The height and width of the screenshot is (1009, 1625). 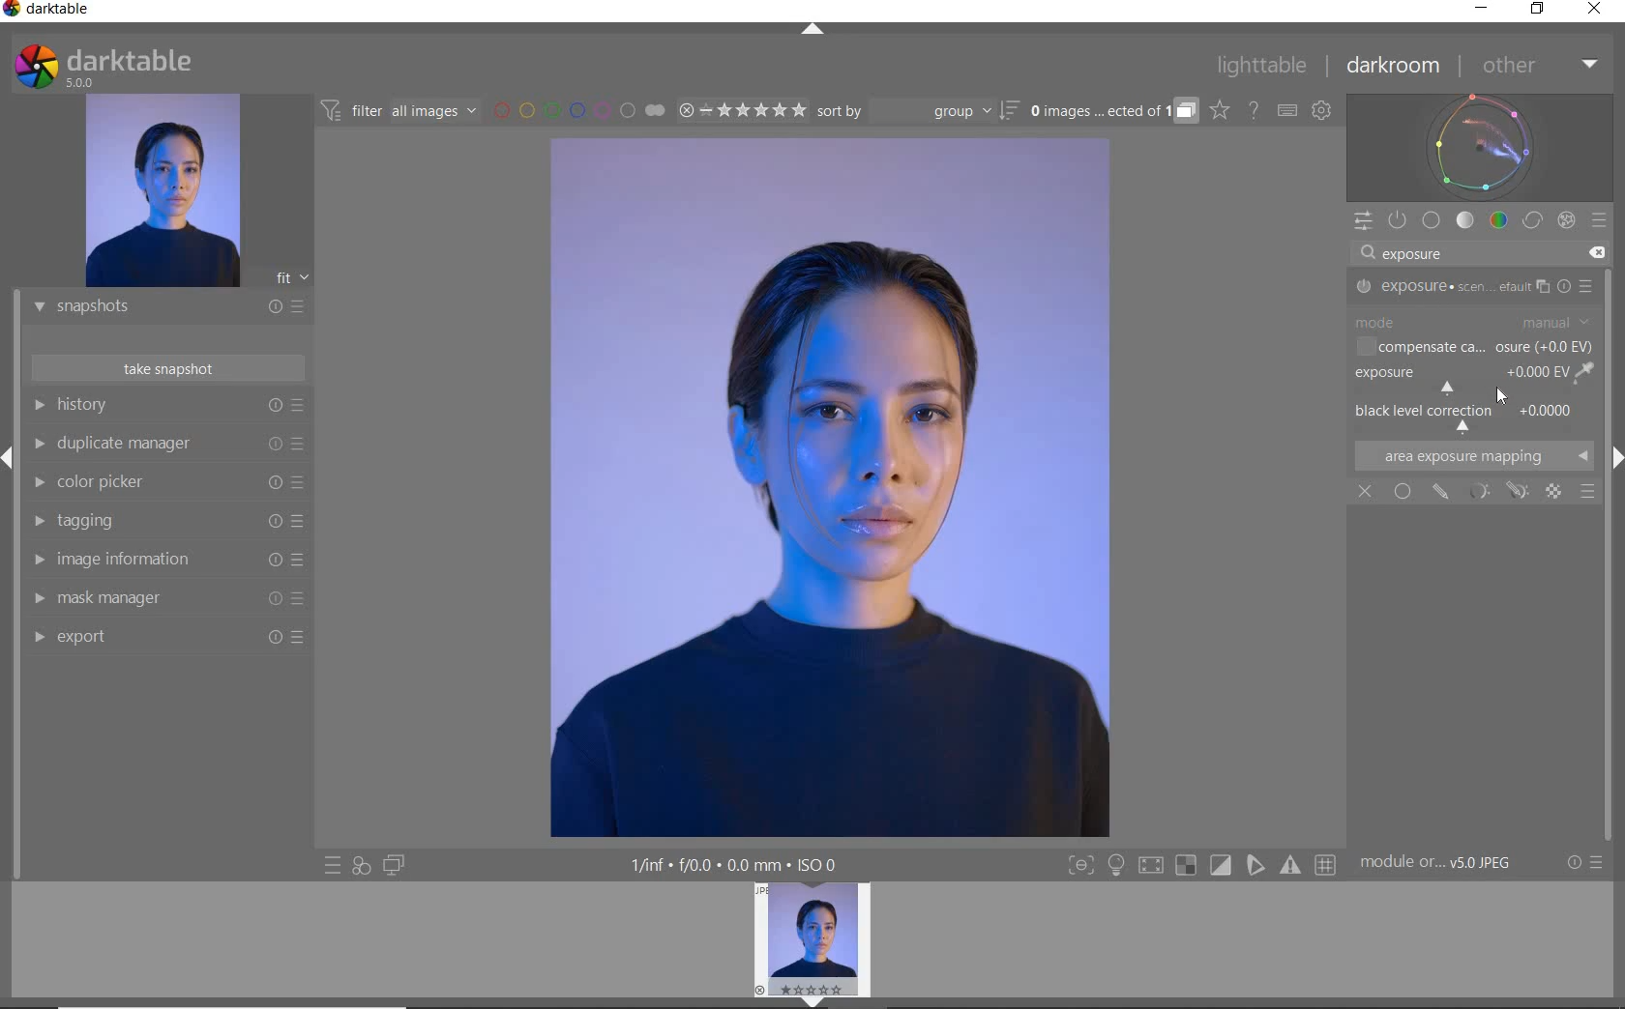 I want to click on HELP ONLINE, so click(x=1254, y=109).